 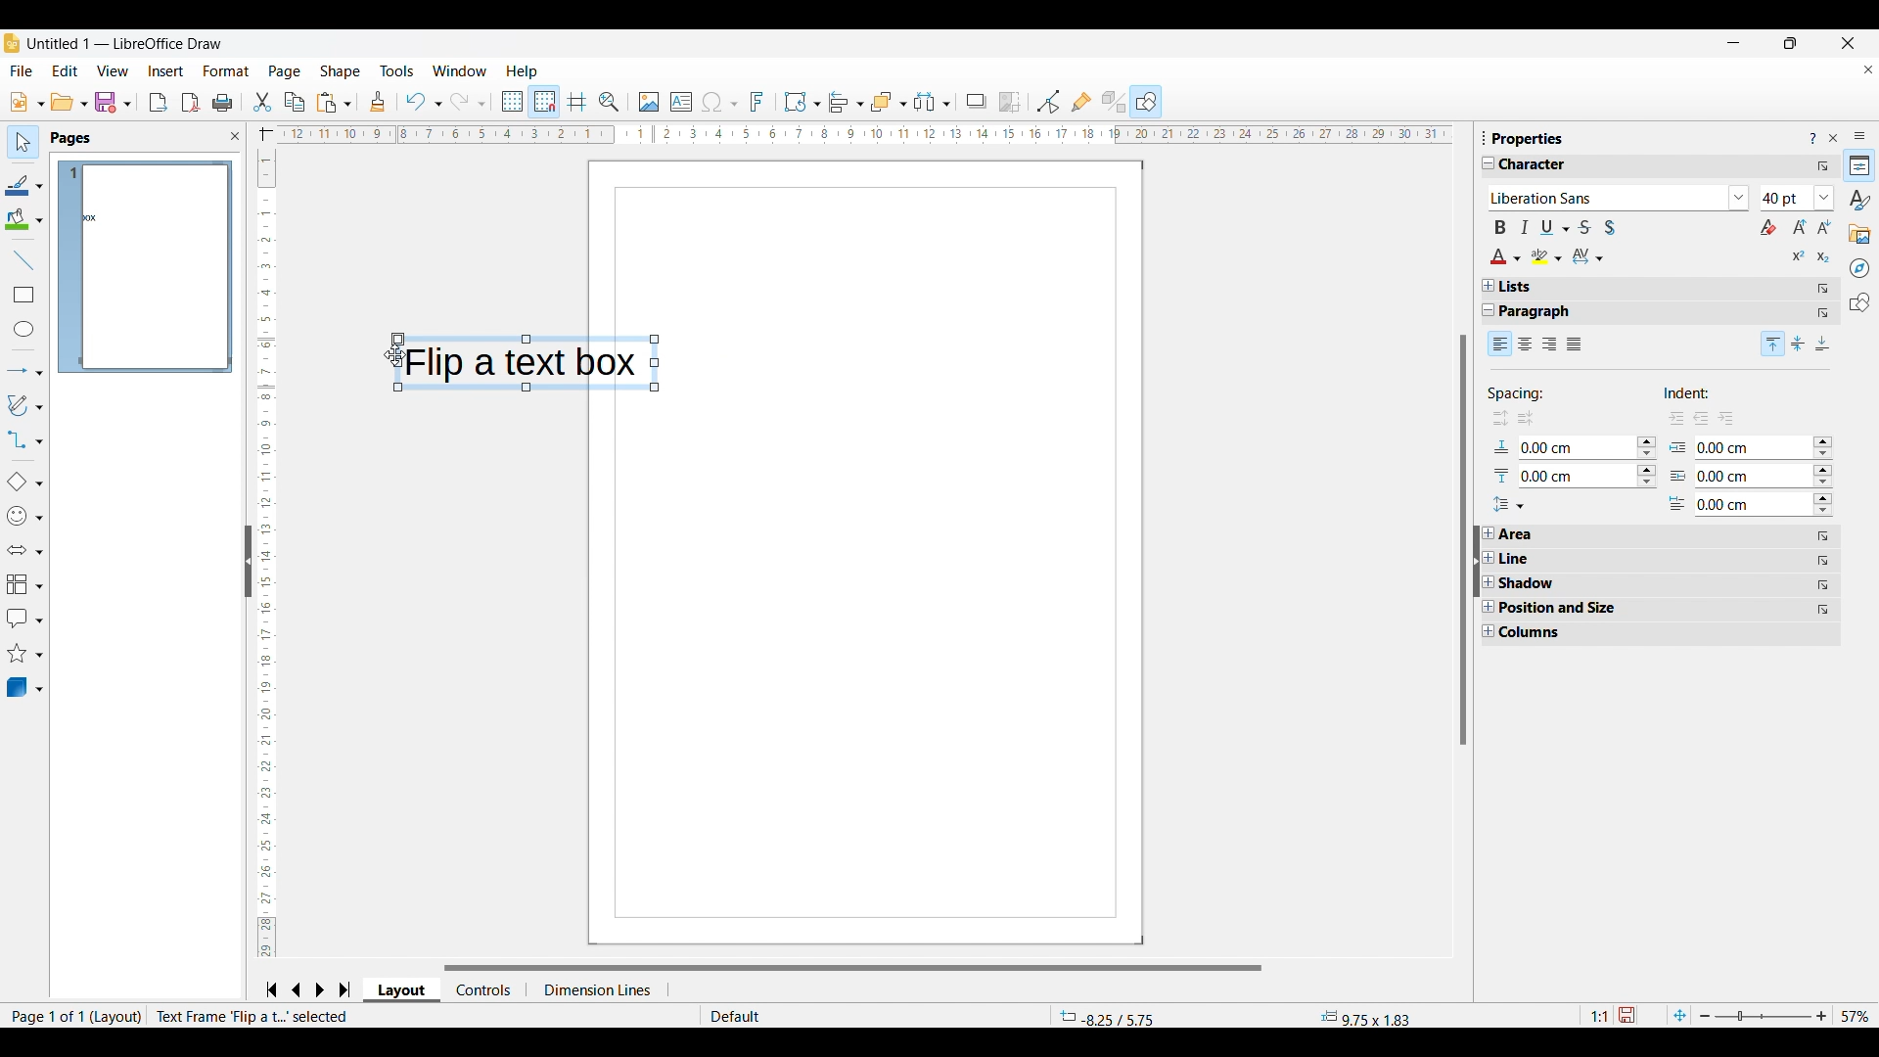 What do you see at coordinates (852, 968) in the screenshot?
I see `Horizontal slider` at bounding box center [852, 968].